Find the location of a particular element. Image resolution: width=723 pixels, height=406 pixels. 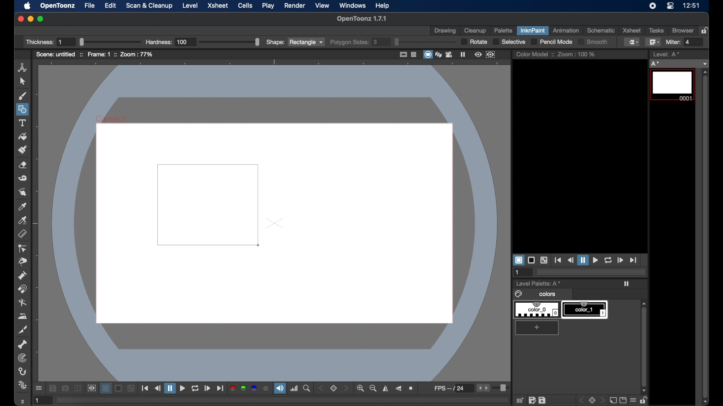

fill tool is located at coordinates (23, 137).